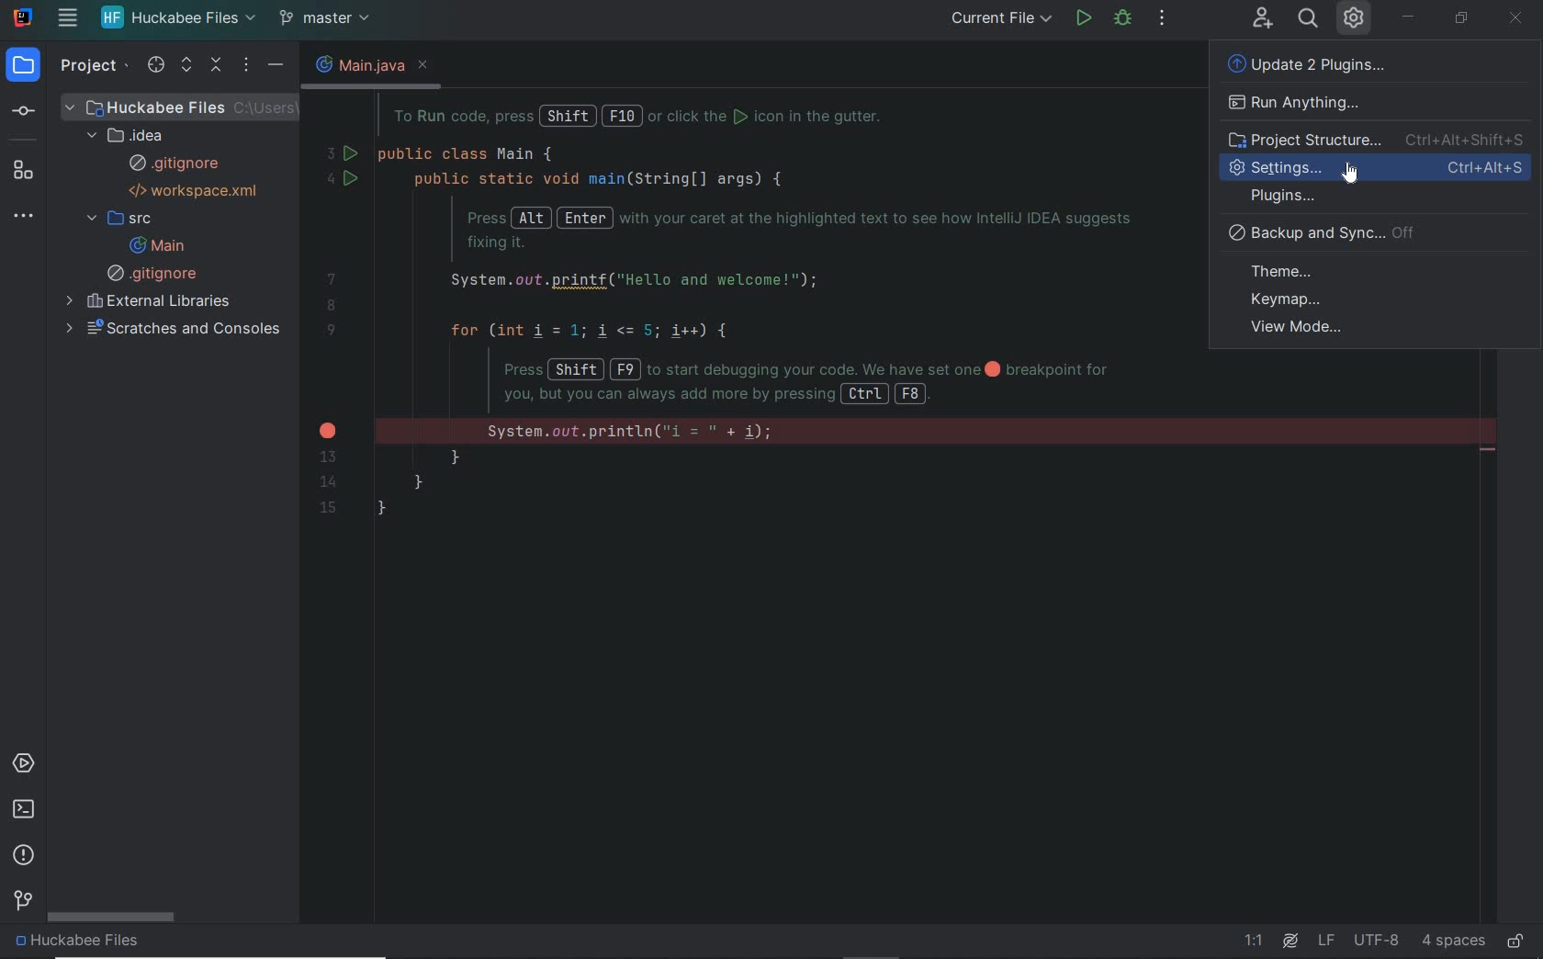 The width and height of the screenshot is (1543, 959). Describe the element at coordinates (1491, 170) in the screenshot. I see `Ctri+Alt+S` at that location.